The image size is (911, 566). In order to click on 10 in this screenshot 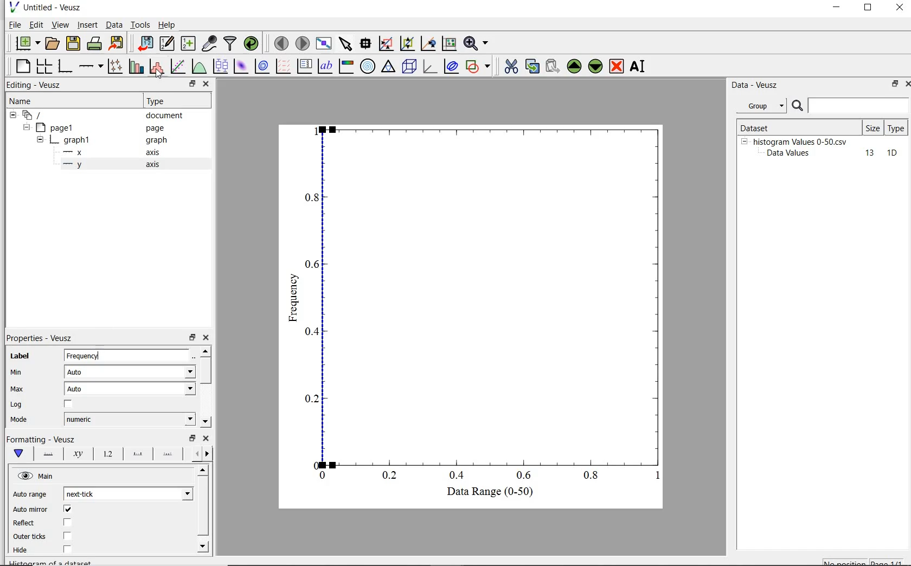, I will do `click(892, 153)`.